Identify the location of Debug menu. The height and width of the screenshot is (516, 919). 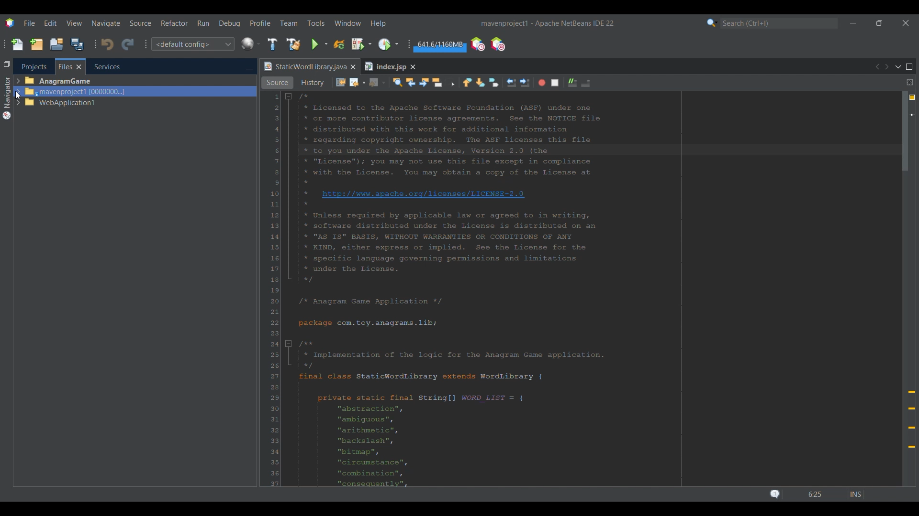
(230, 23).